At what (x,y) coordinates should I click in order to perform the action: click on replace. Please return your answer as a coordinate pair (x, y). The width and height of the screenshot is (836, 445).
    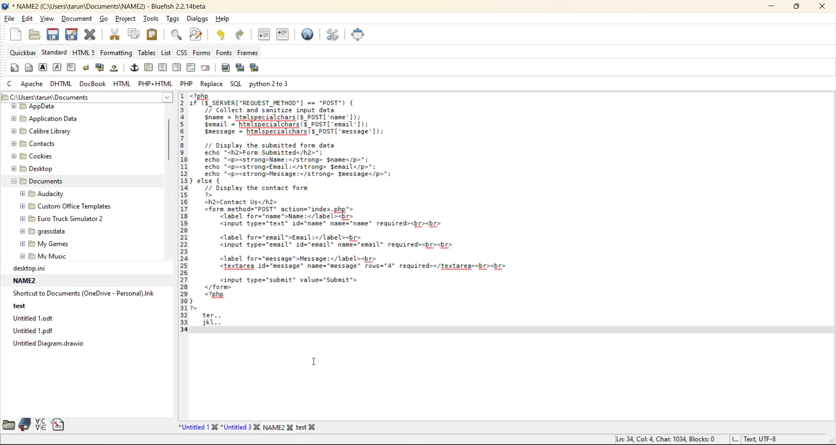
    Looking at the image, I should click on (211, 84).